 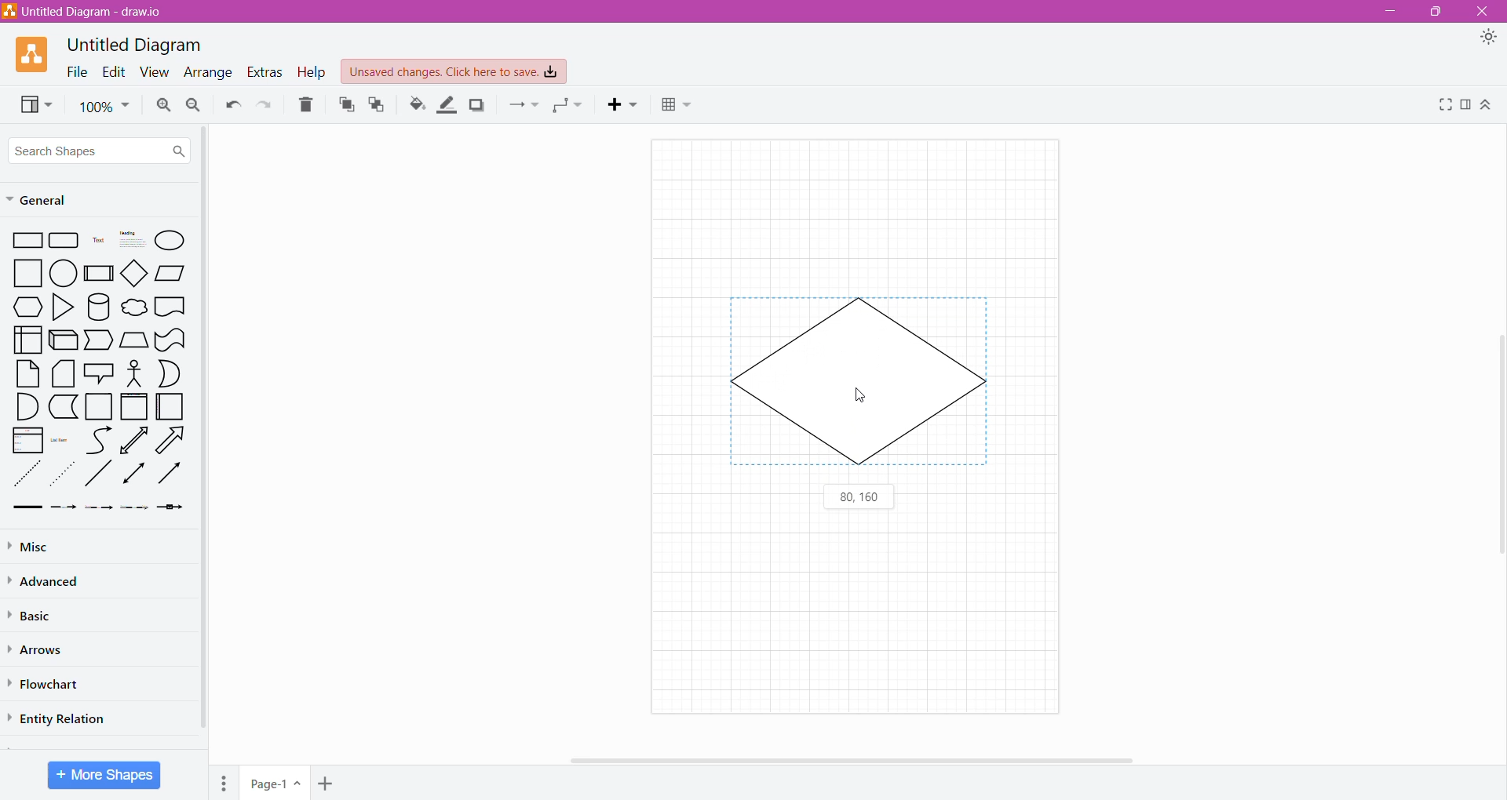 What do you see at coordinates (170, 409) in the screenshot?
I see `Horizontal Container` at bounding box center [170, 409].